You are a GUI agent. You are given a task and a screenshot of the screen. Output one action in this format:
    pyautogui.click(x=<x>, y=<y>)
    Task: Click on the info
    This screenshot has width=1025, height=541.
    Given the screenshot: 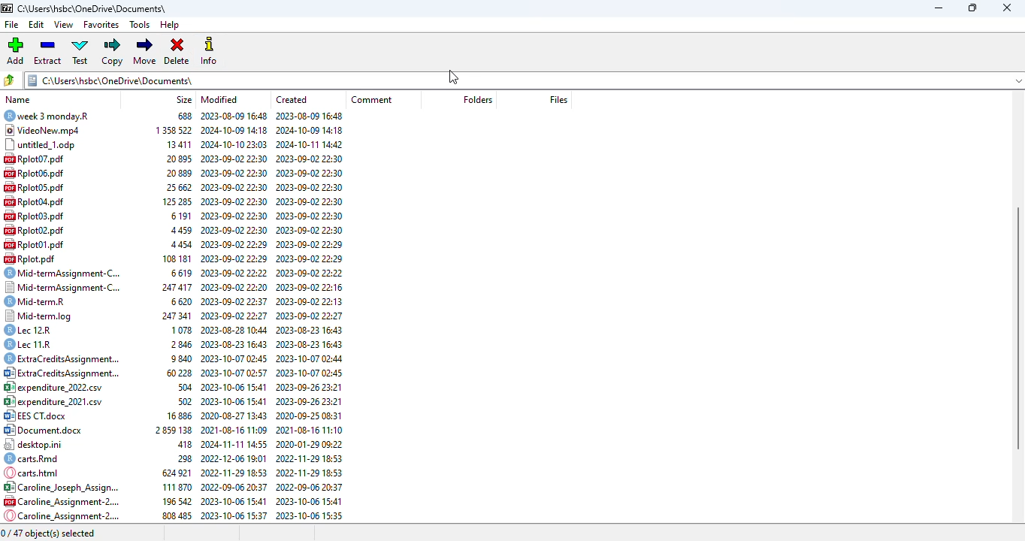 What is the action you would take?
    pyautogui.click(x=210, y=50)
    